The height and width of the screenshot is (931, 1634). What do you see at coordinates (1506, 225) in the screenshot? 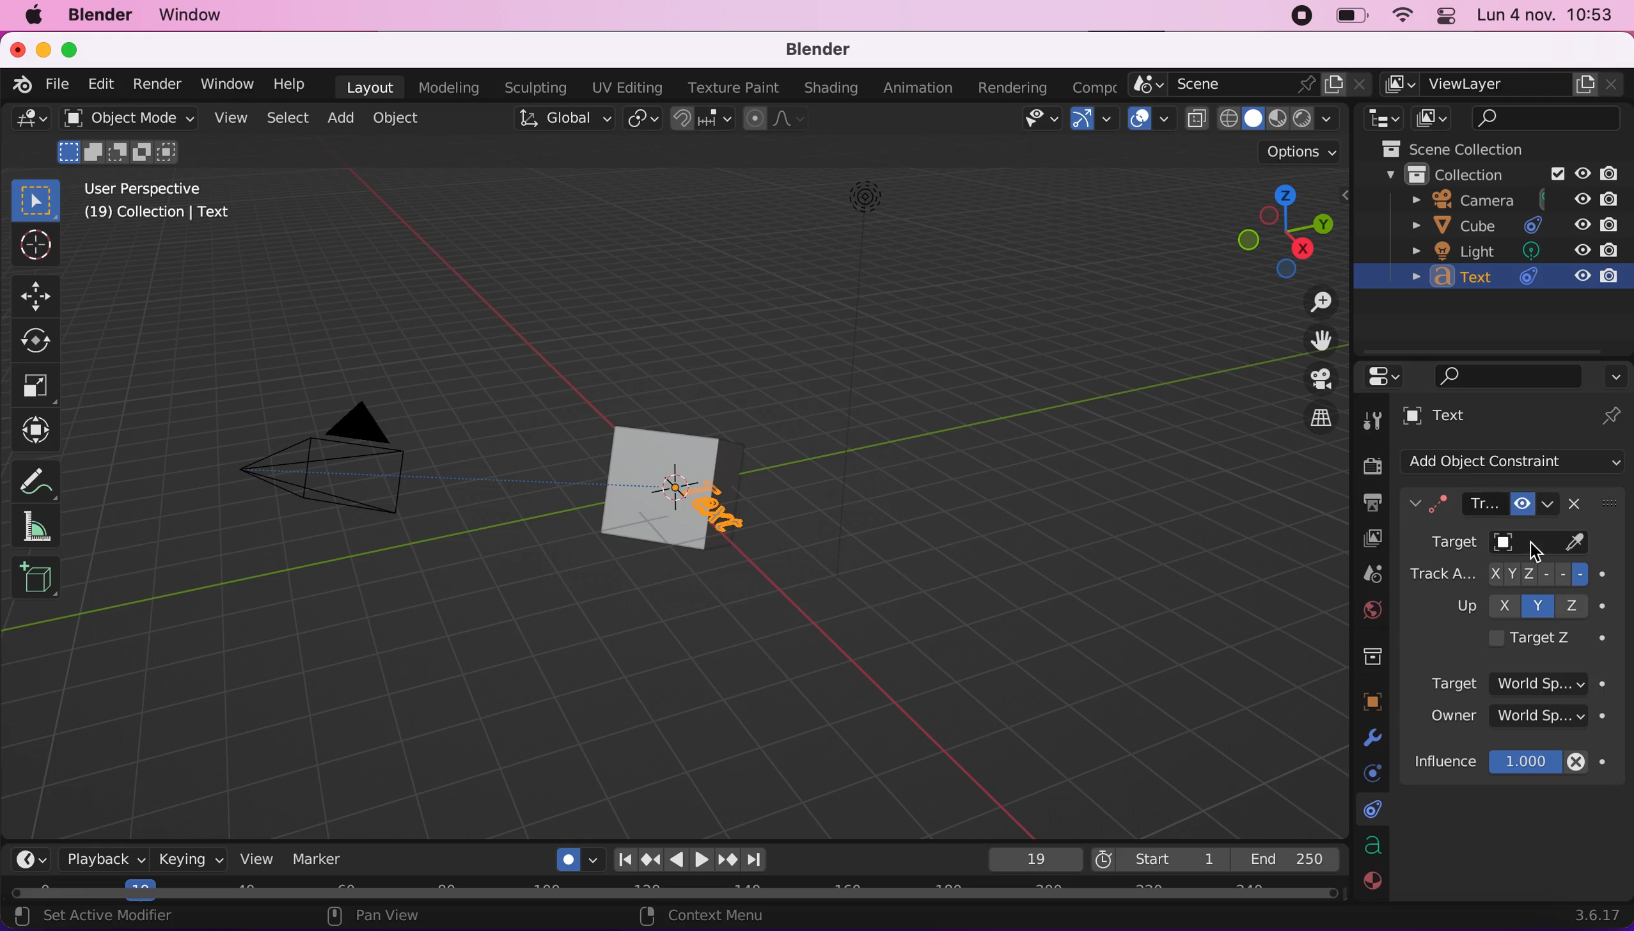
I see `cube` at bounding box center [1506, 225].